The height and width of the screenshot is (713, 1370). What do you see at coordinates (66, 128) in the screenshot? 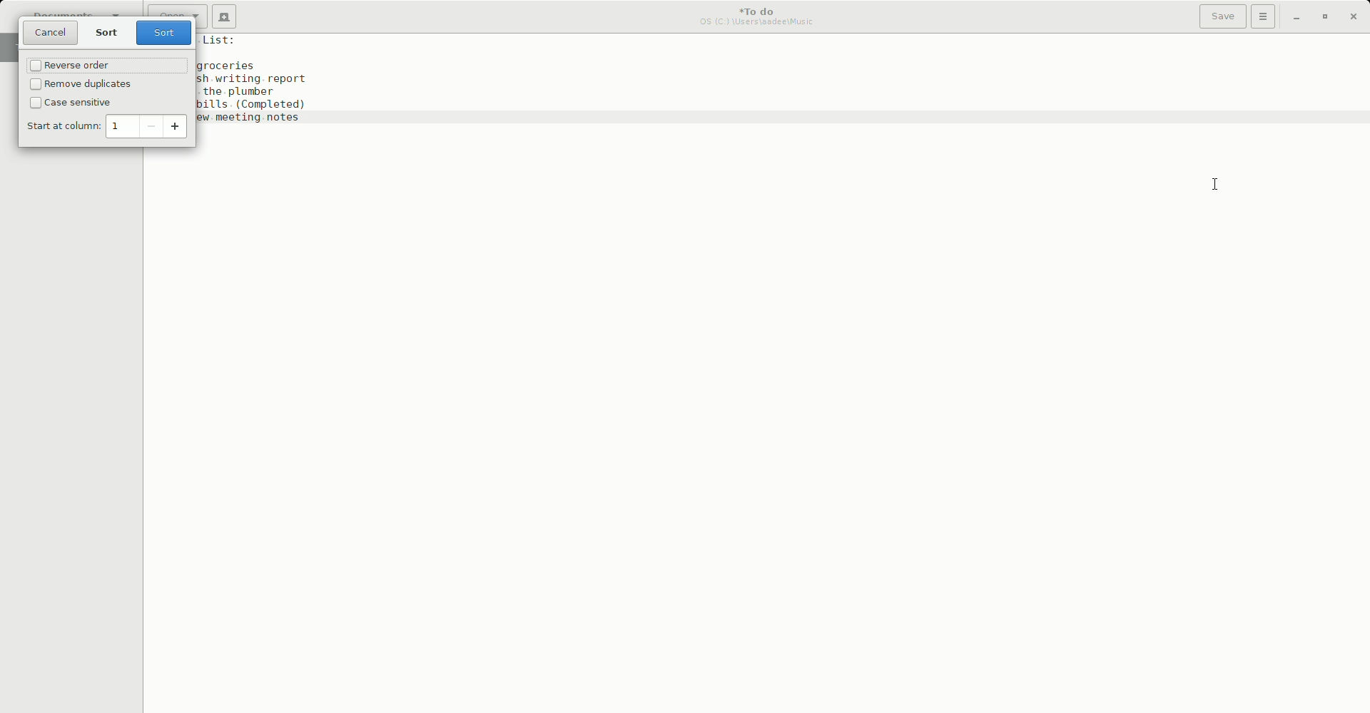
I see `Start at column` at bounding box center [66, 128].